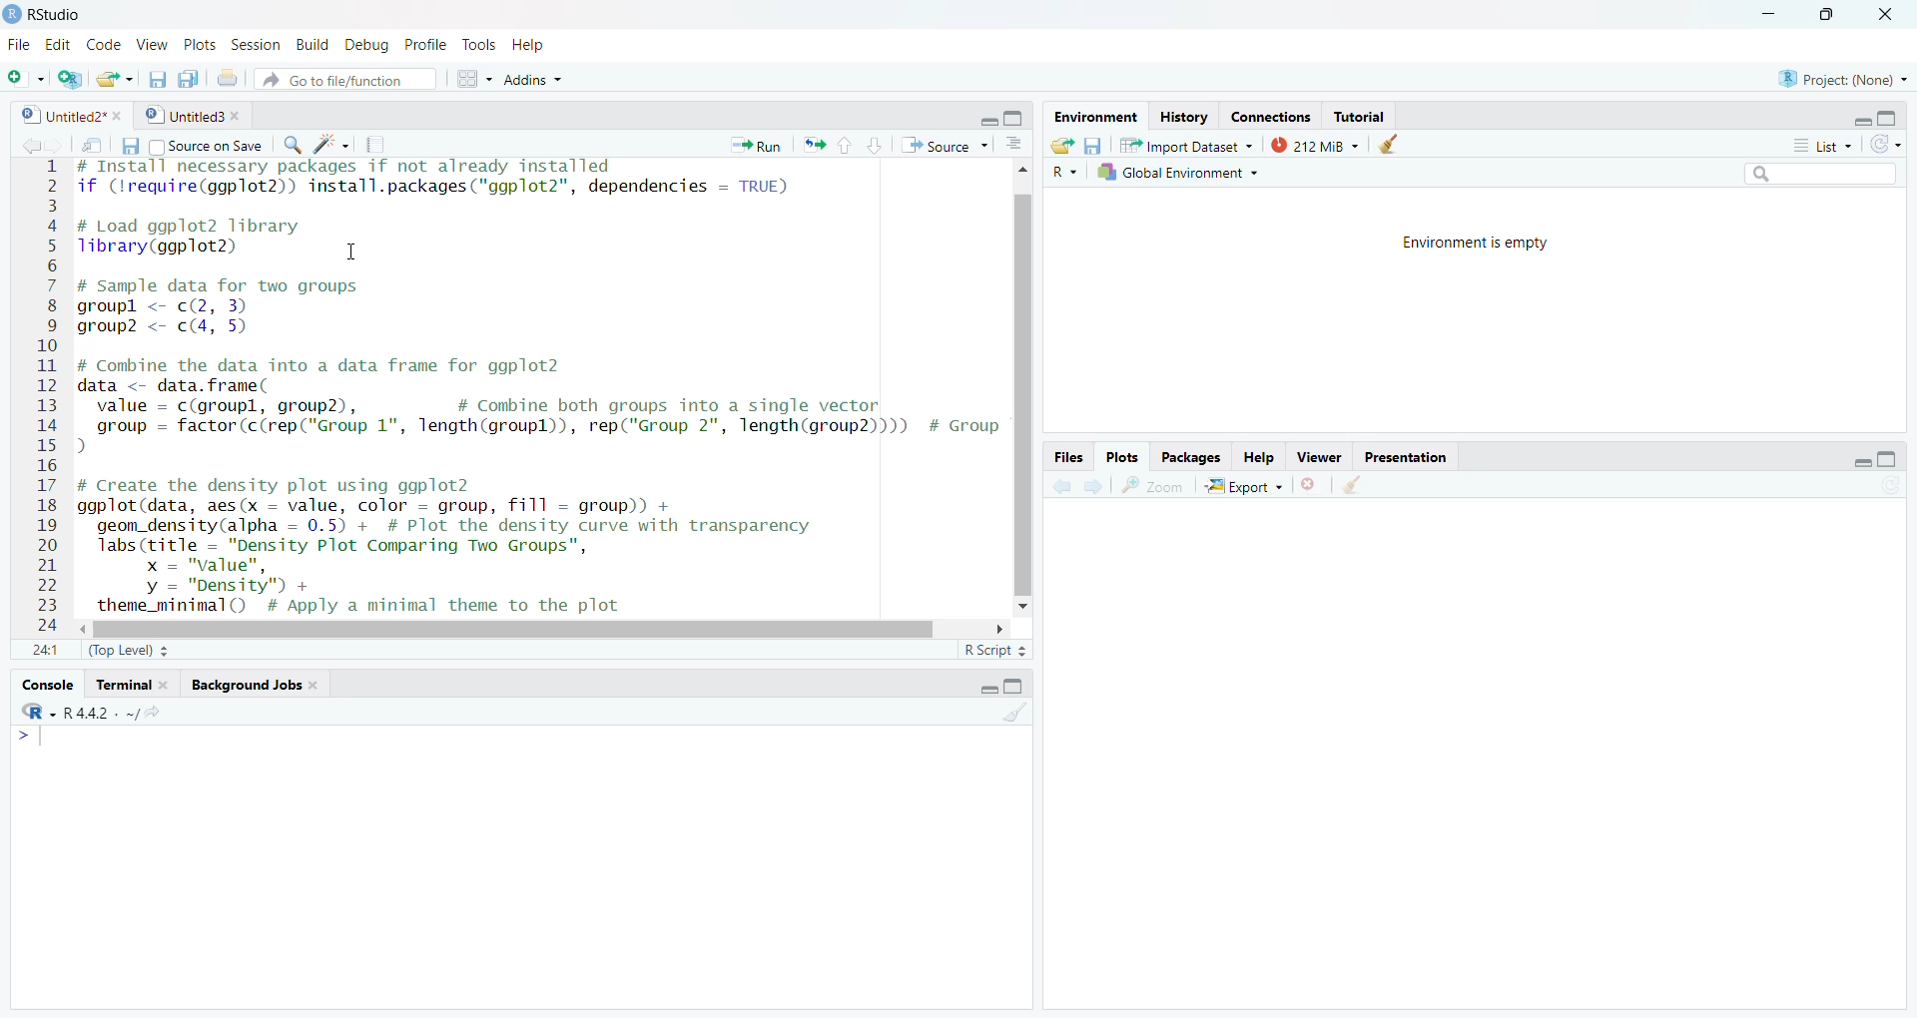  I want to click on go to next section, so click(877, 148).